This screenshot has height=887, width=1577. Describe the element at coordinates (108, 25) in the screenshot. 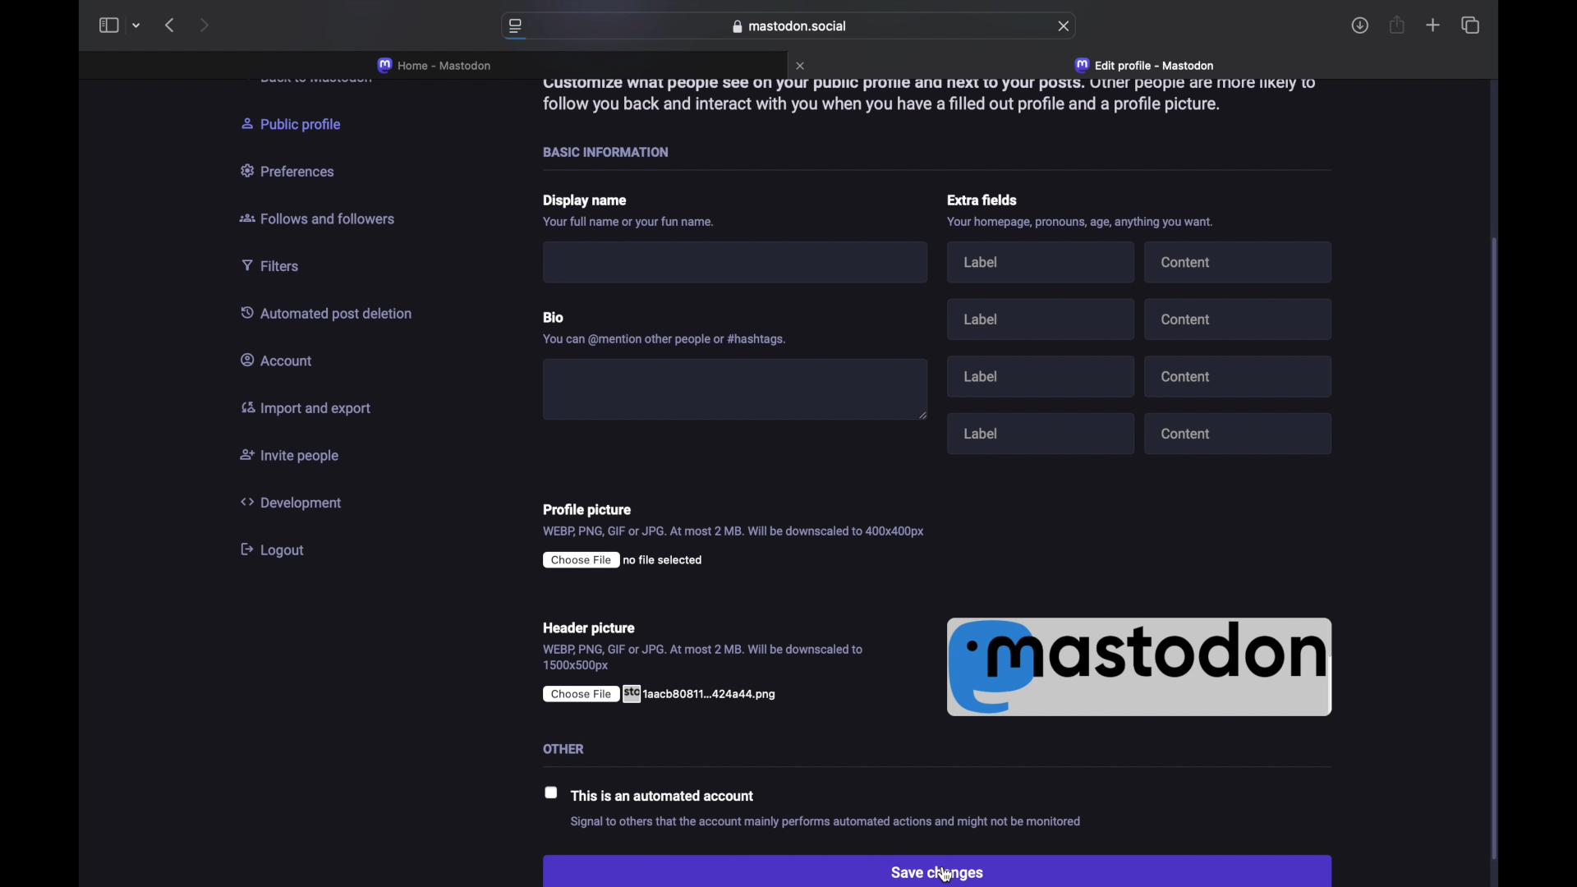

I see `sidebar` at that location.